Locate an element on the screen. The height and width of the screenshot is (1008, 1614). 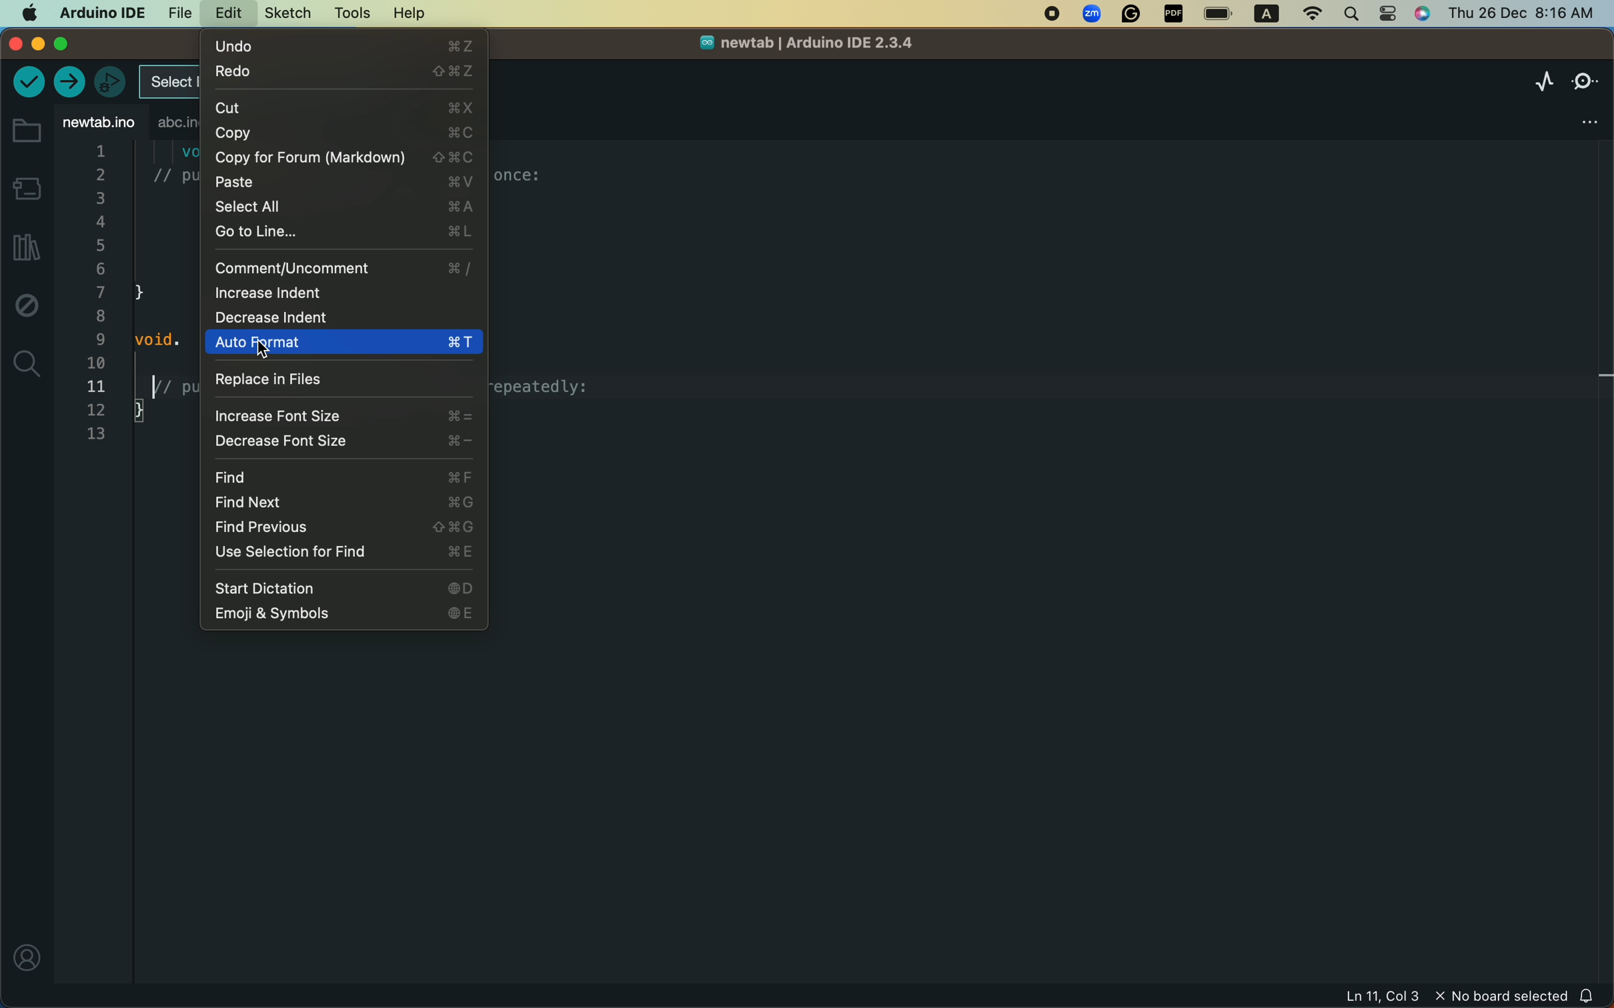
select all is located at coordinates (344, 205).